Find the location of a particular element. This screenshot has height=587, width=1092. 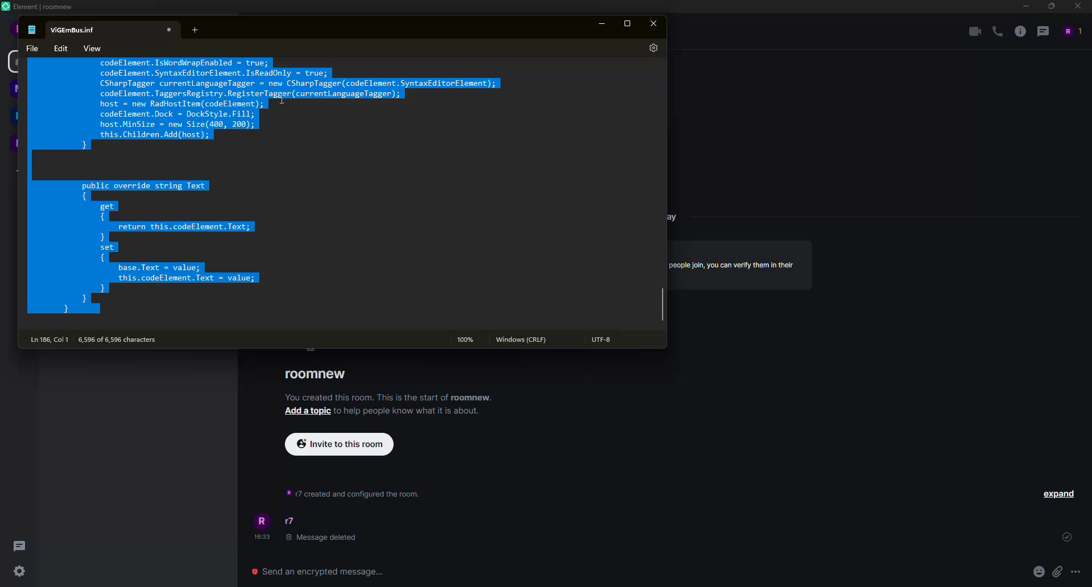

line is located at coordinates (49, 339).